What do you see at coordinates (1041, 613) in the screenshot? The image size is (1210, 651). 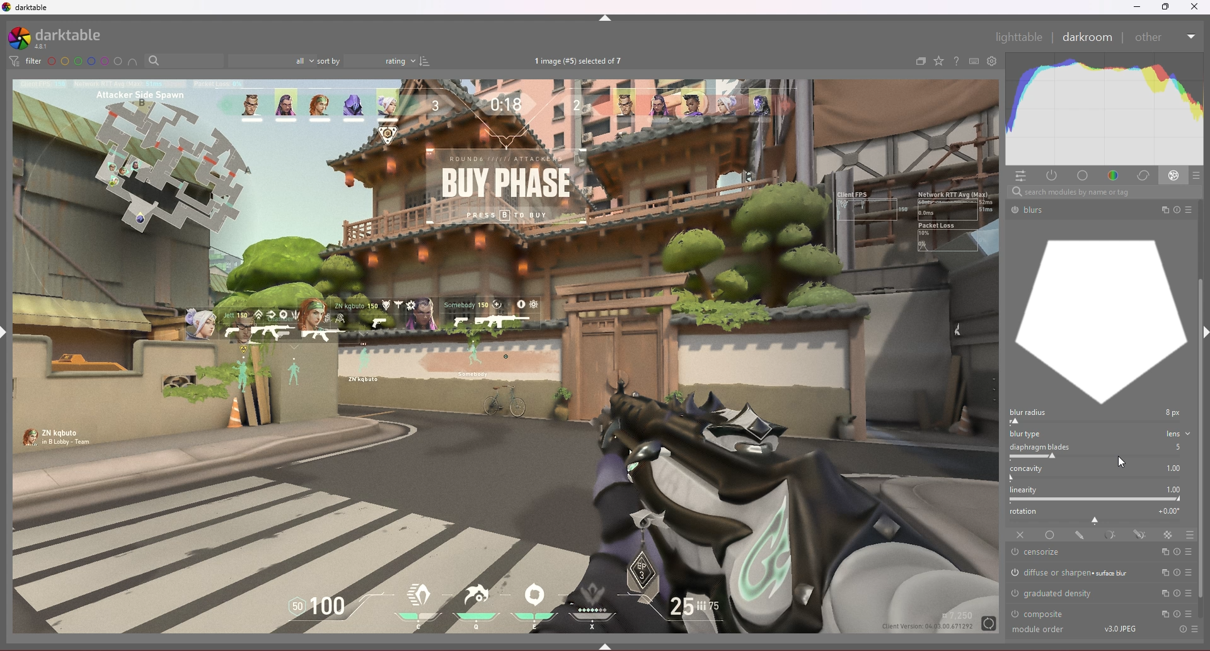 I see `composite` at bounding box center [1041, 613].